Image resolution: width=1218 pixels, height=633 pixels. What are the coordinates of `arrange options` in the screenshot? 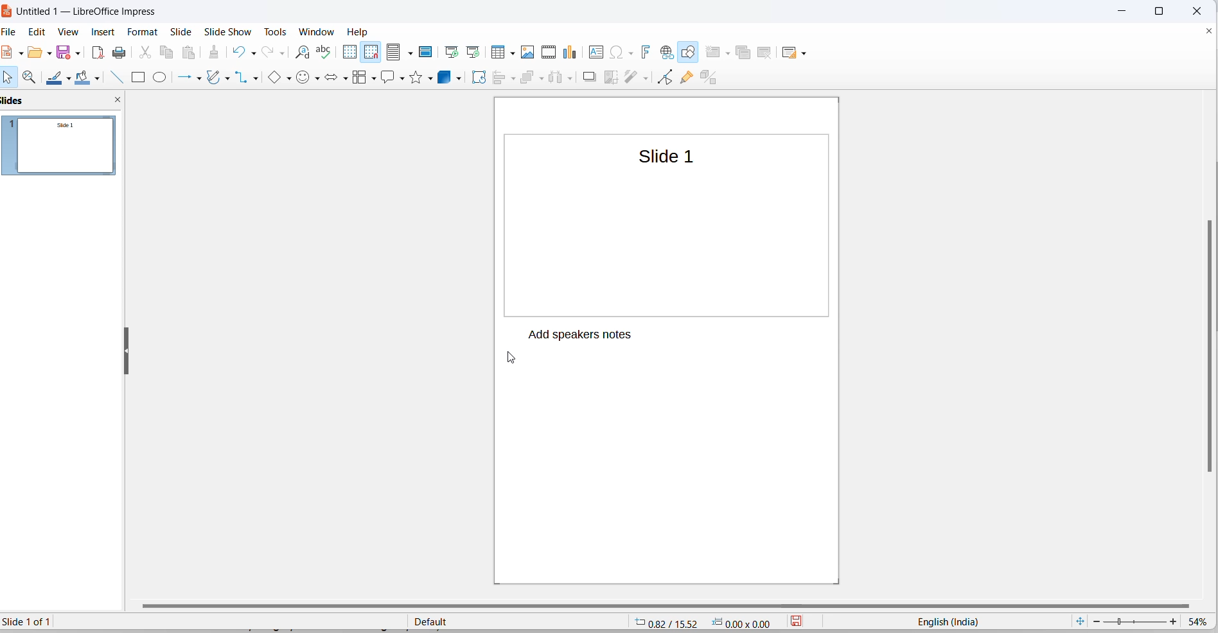 It's located at (544, 77).